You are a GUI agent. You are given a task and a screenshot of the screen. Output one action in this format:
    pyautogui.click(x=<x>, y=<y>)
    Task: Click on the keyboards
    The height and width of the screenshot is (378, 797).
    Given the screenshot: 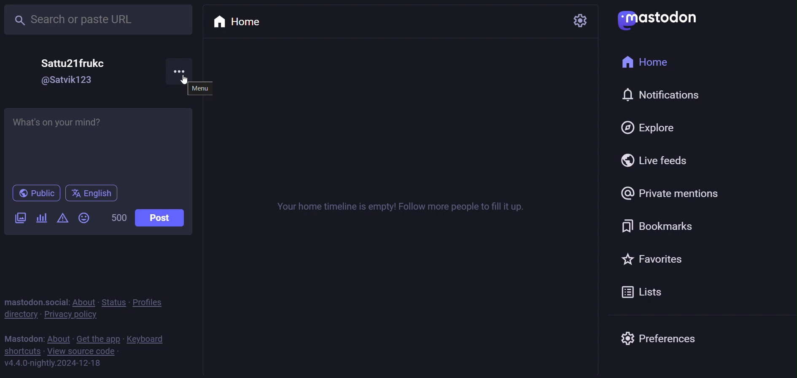 What is the action you would take?
    pyautogui.click(x=152, y=338)
    